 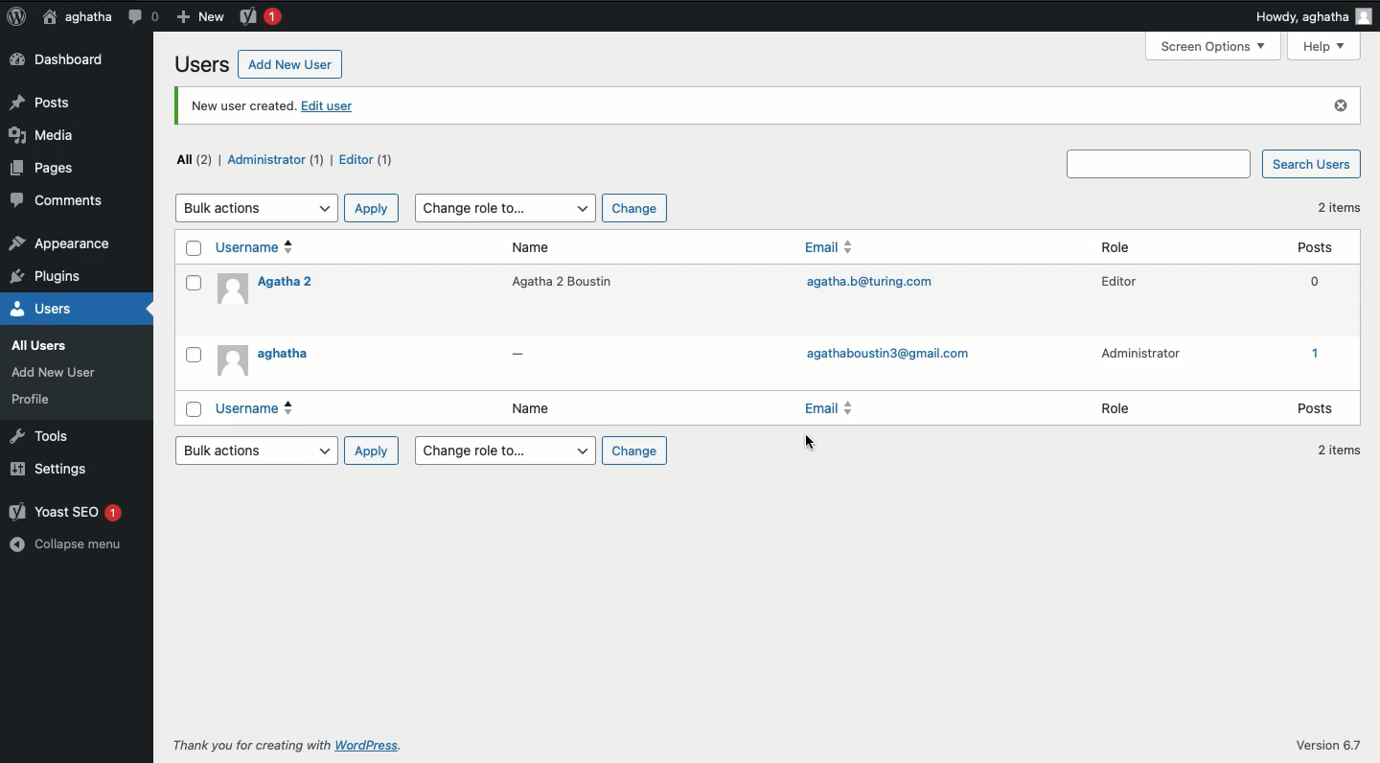 What do you see at coordinates (288, 64) in the screenshot?
I see `Add new user` at bounding box center [288, 64].